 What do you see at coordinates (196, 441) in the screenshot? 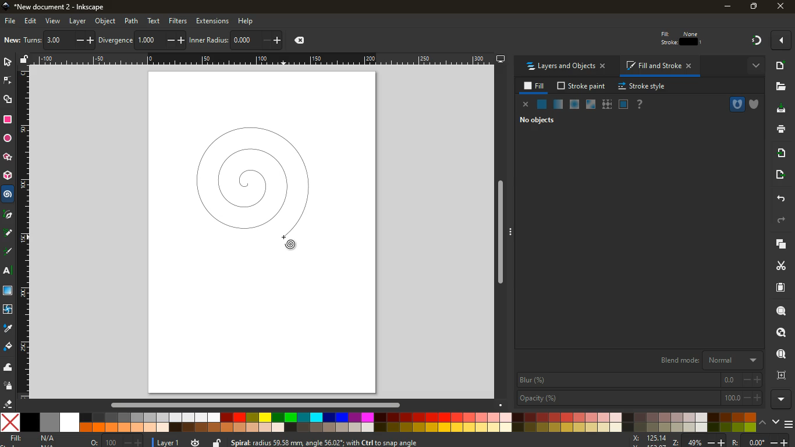
I see `time` at bounding box center [196, 441].